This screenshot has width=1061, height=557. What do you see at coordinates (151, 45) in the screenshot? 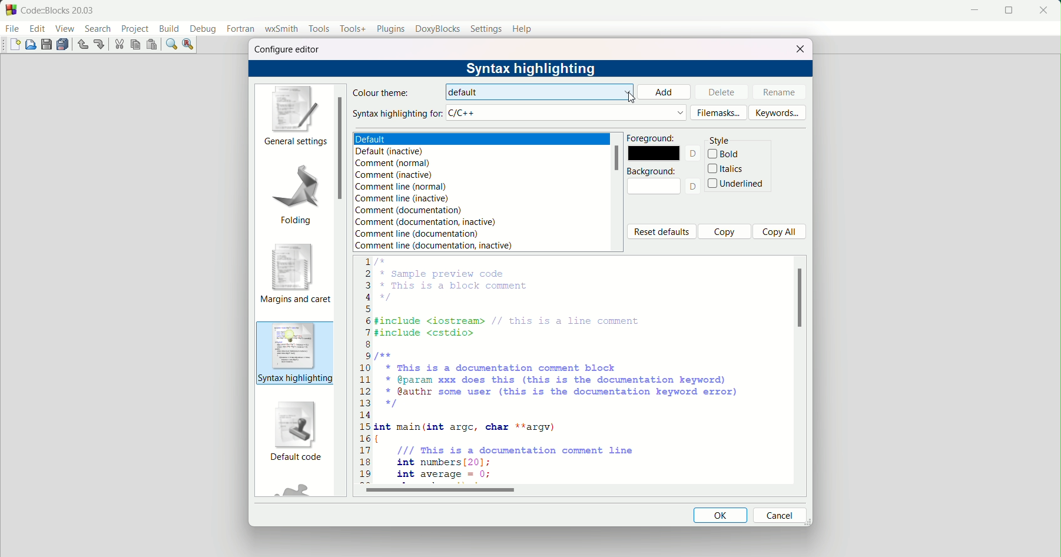
I see `paste` at bounding box center [151, 45].